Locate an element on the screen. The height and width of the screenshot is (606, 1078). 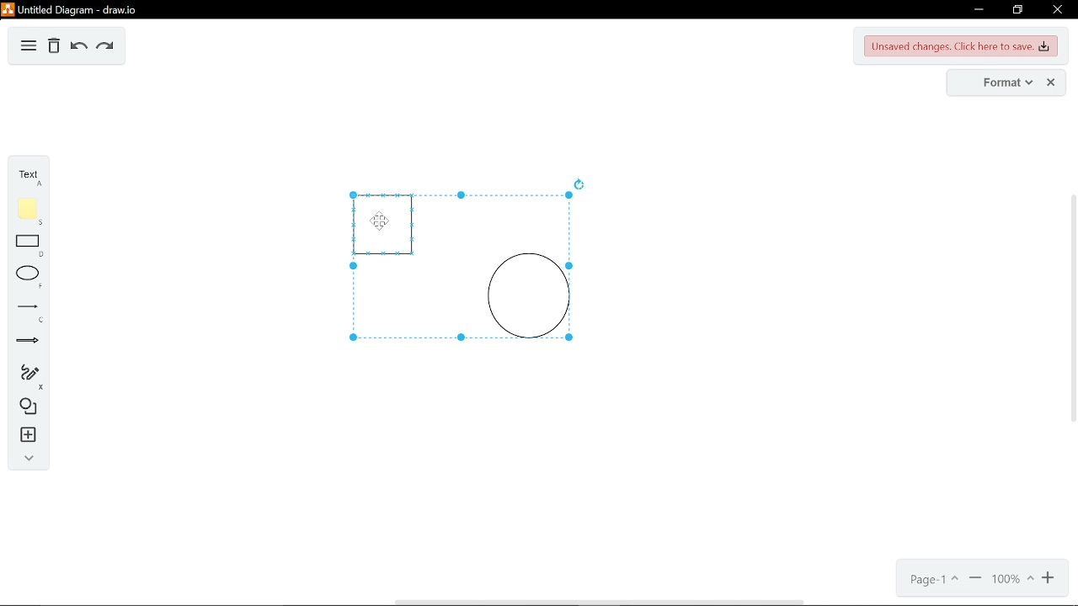
restore down is located at coordinates (1019, 10).